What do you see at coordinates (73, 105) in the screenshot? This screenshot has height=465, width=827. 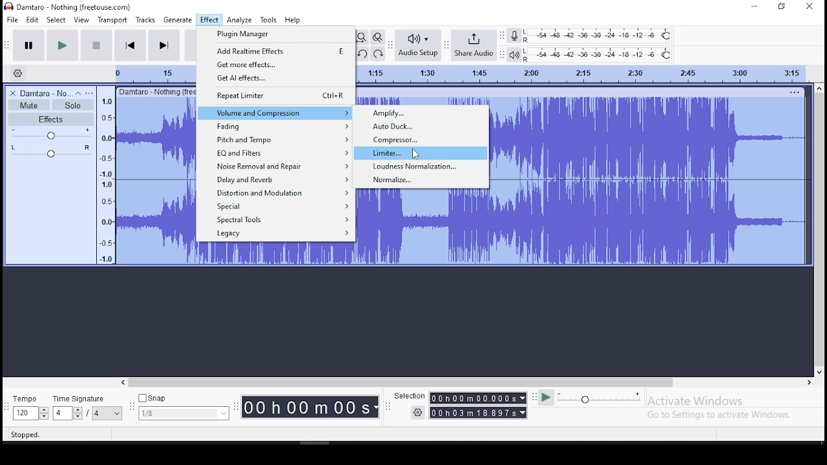 I see `solo` at bounding box center [73, 105].